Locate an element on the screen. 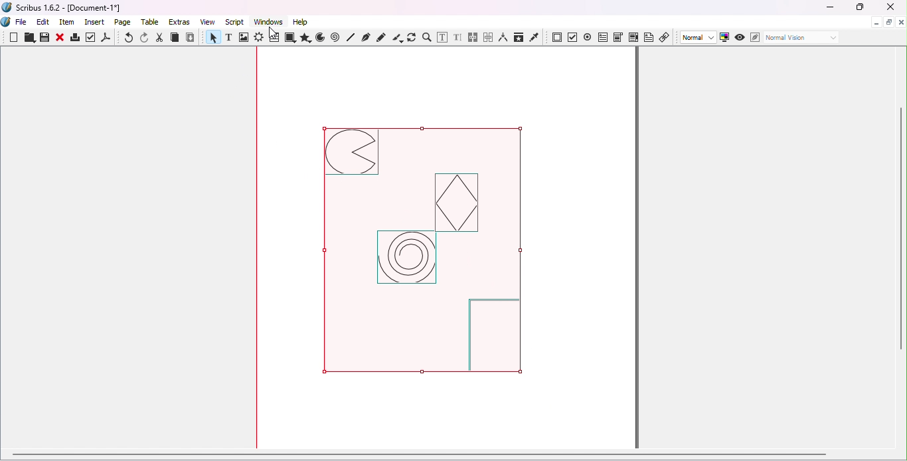 Image resolution: width=907 pixels, height=461 pixels. PDF radio button is located at coordinates (588, 37).